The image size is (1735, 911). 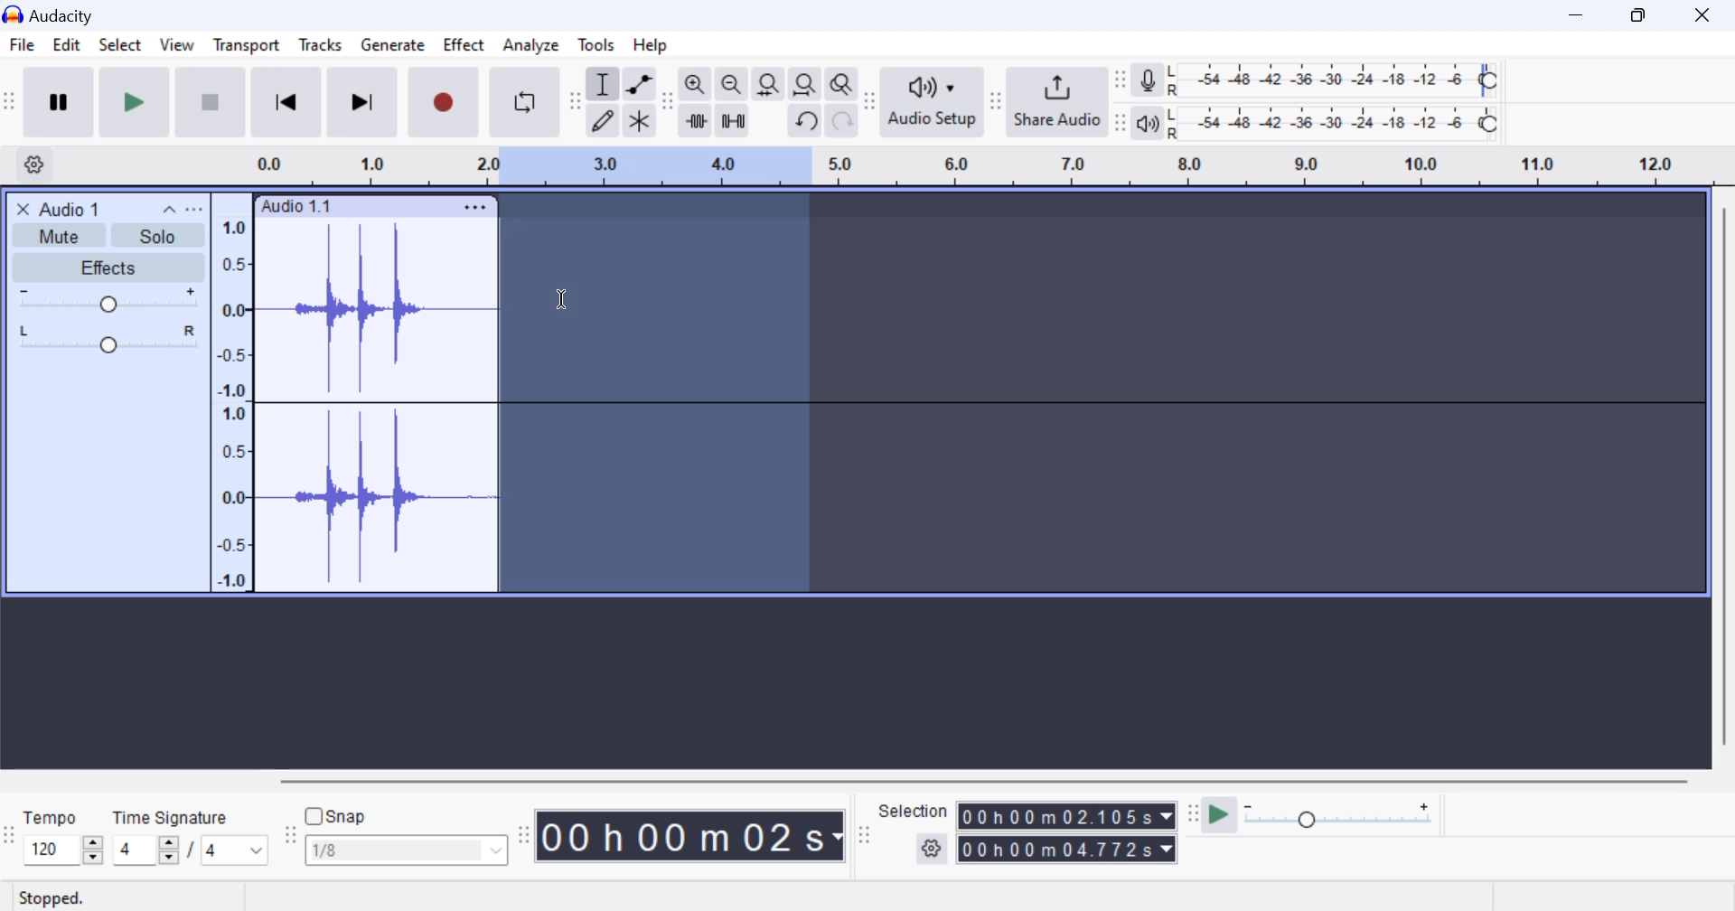 I want to click on Effect, so click(x=464, y=48).